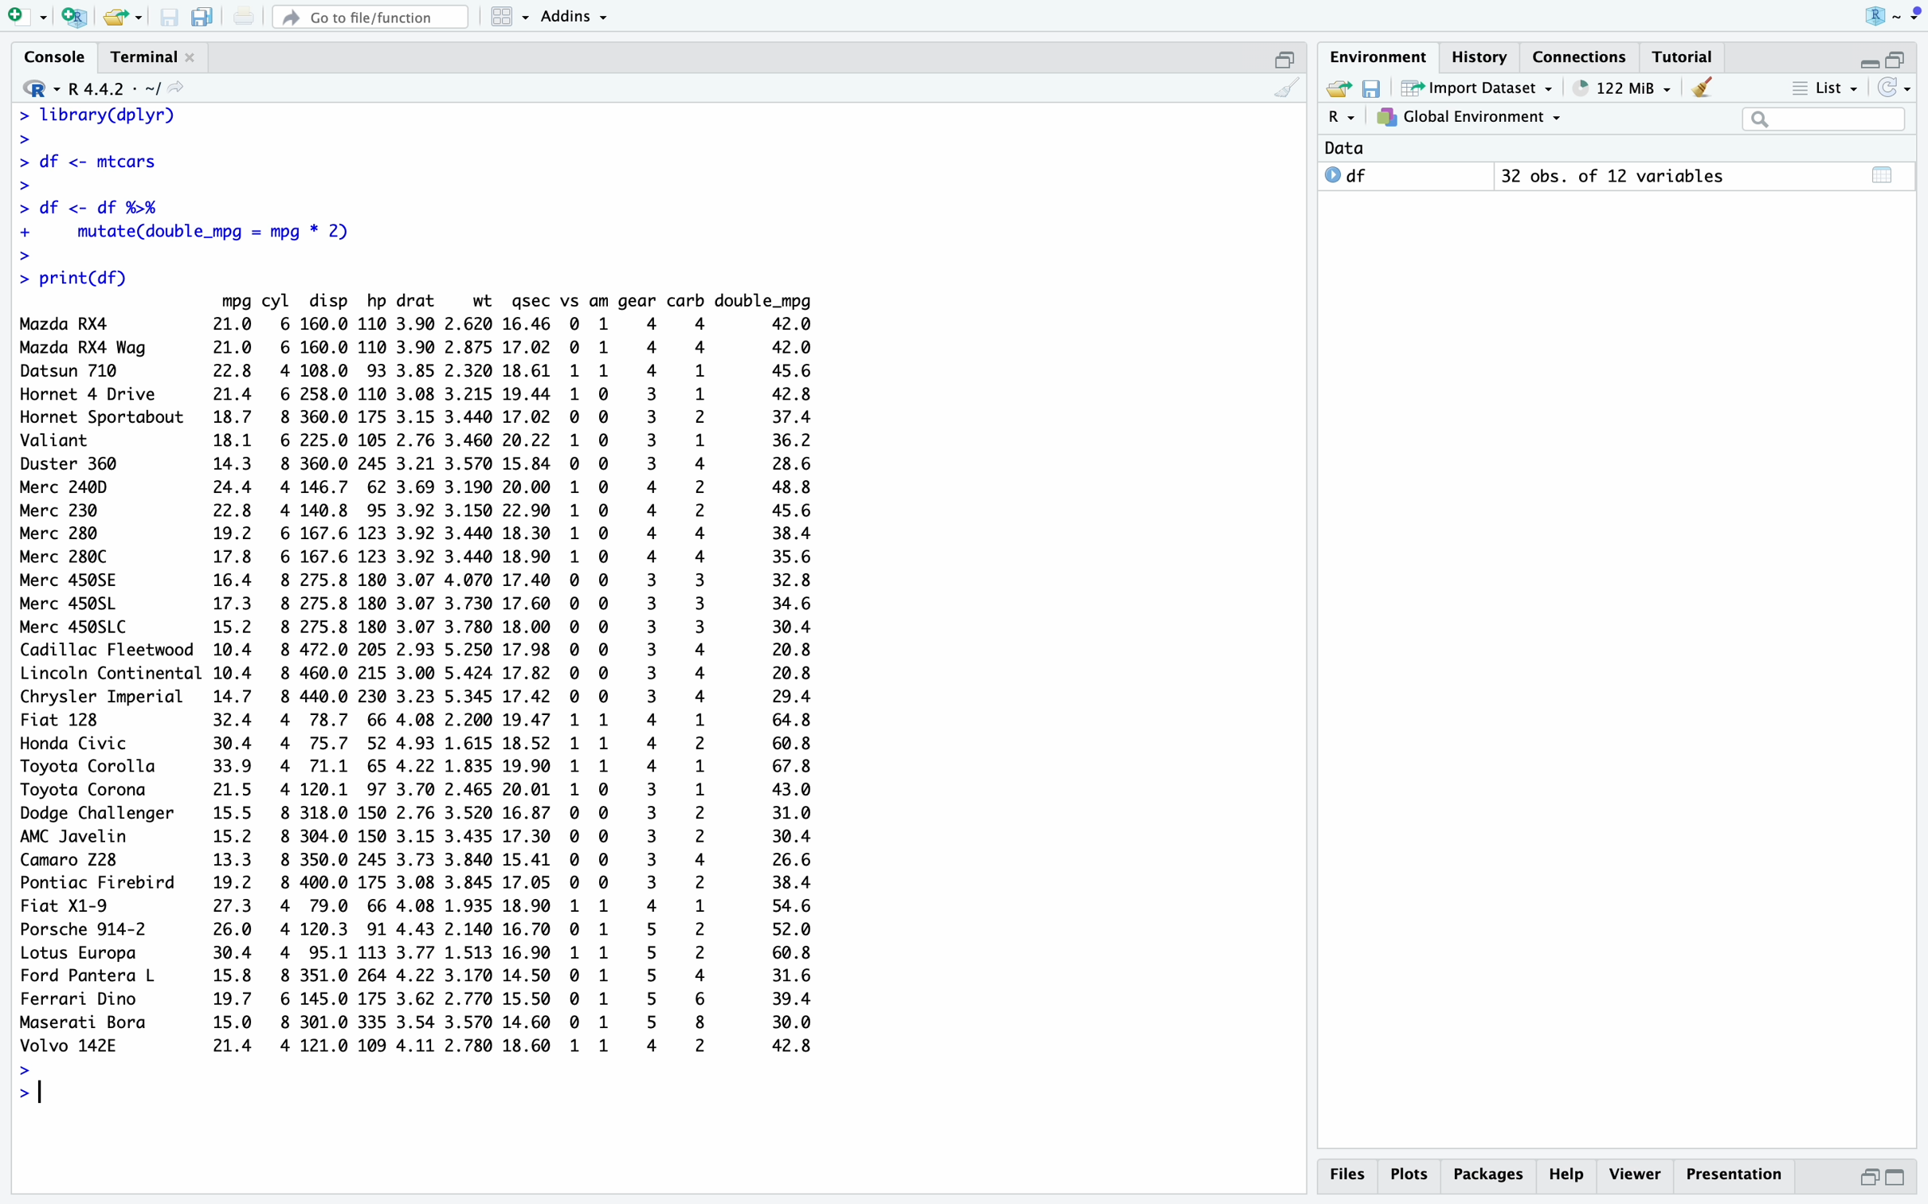  I want to click on share icon, so click(176, 88).